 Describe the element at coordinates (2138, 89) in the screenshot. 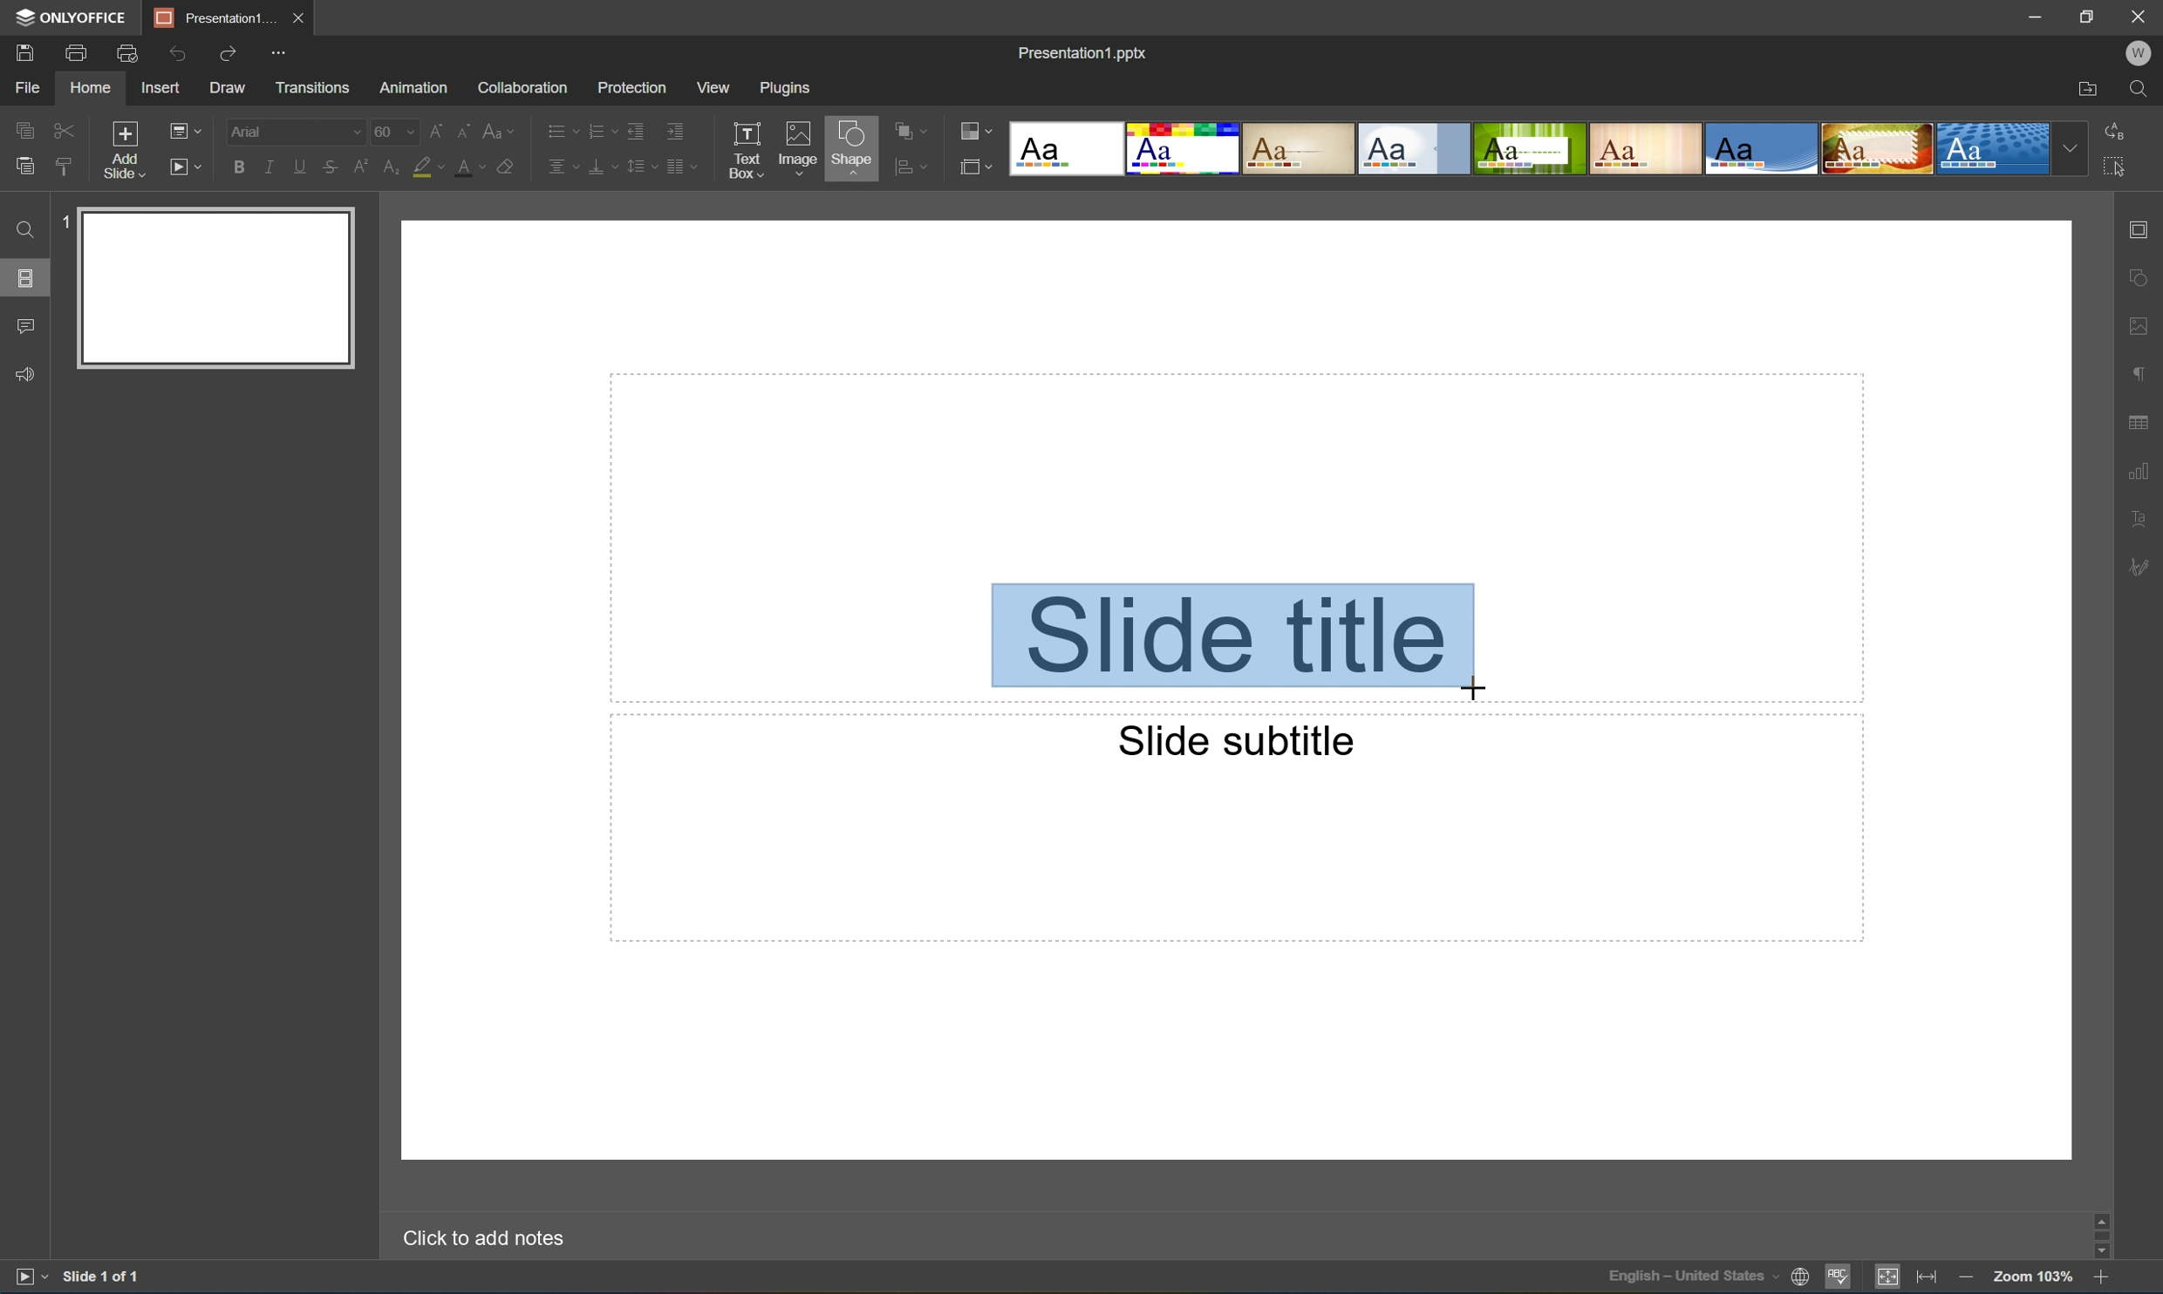

I see `Find` at that location.